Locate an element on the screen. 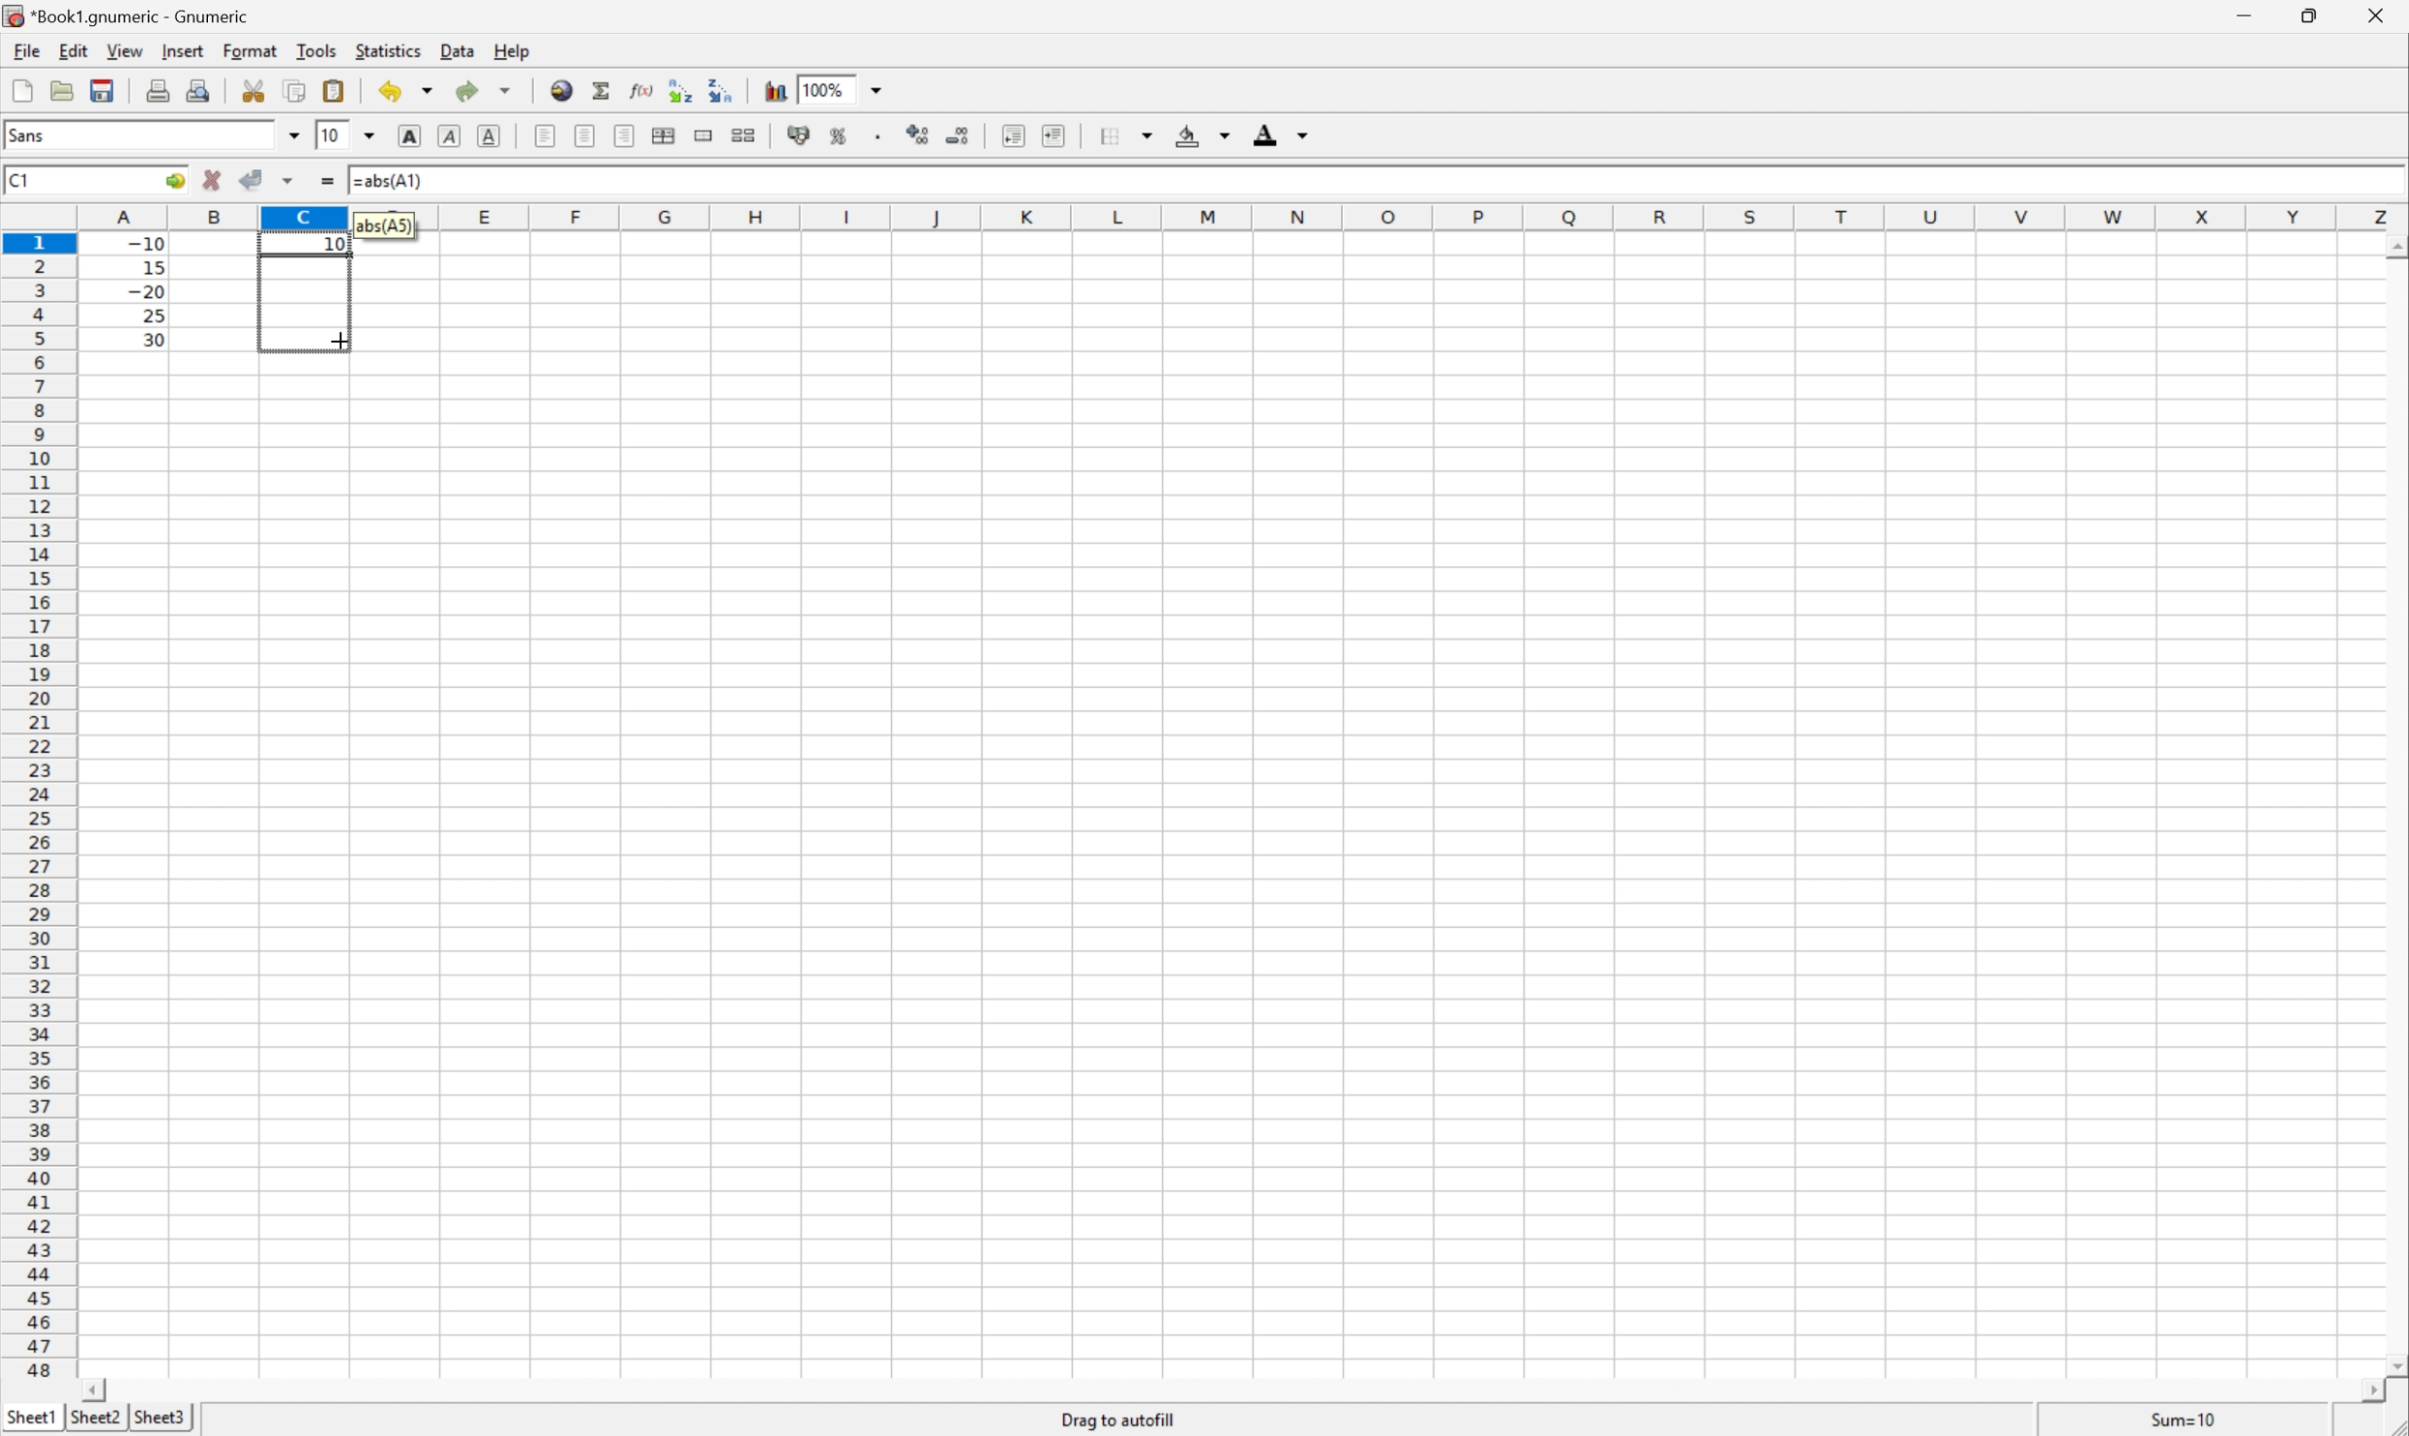  abs(A1) is located at coordinates (386, 224).